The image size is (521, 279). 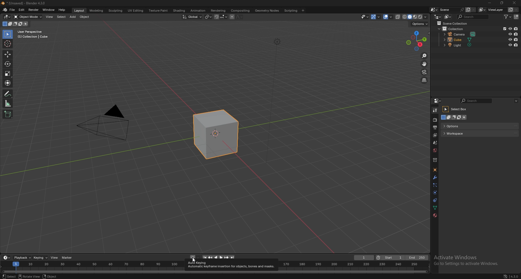 I want to click on collection, so click(x=435, y=160).